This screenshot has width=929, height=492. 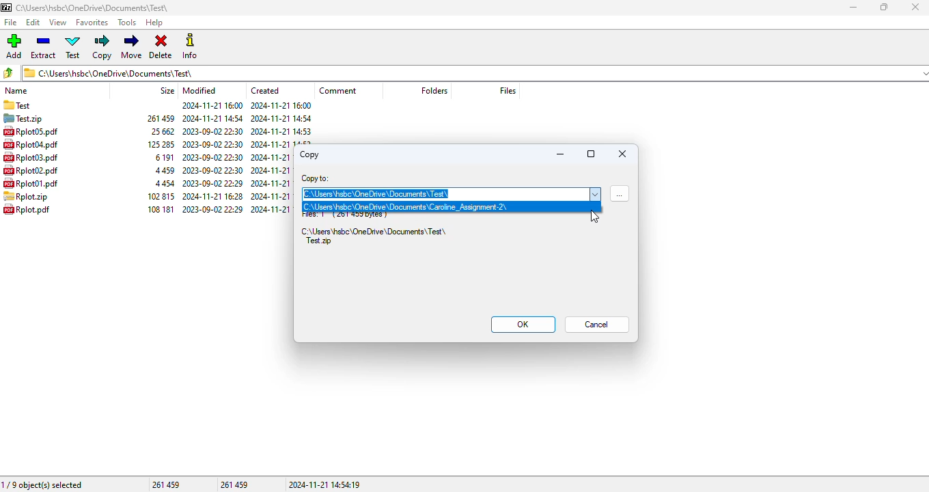 I want to click on size, so click(x=161, y=196).